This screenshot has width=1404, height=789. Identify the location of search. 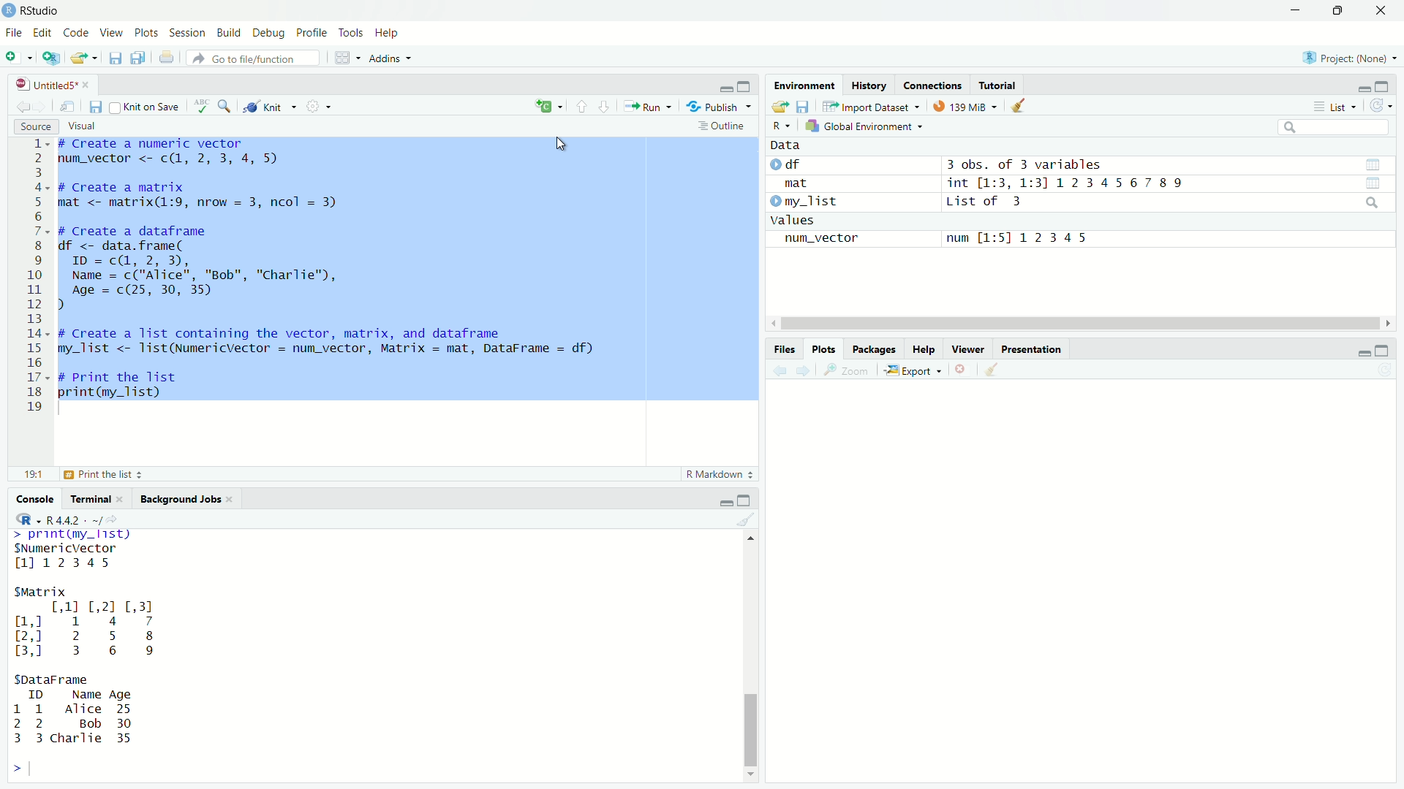
(1373, 204).